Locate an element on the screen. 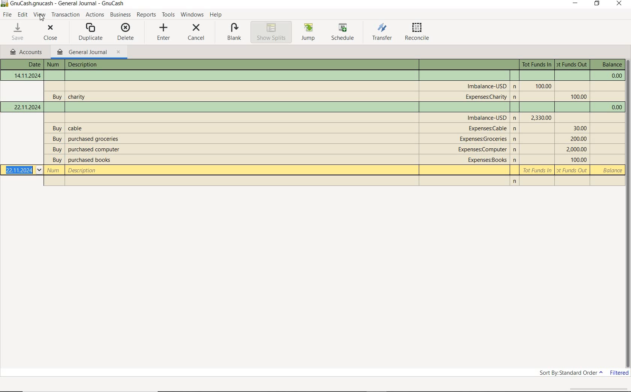 The height and width of the screenshot is (392, 631). HELP is located at coordinates (217, 15).